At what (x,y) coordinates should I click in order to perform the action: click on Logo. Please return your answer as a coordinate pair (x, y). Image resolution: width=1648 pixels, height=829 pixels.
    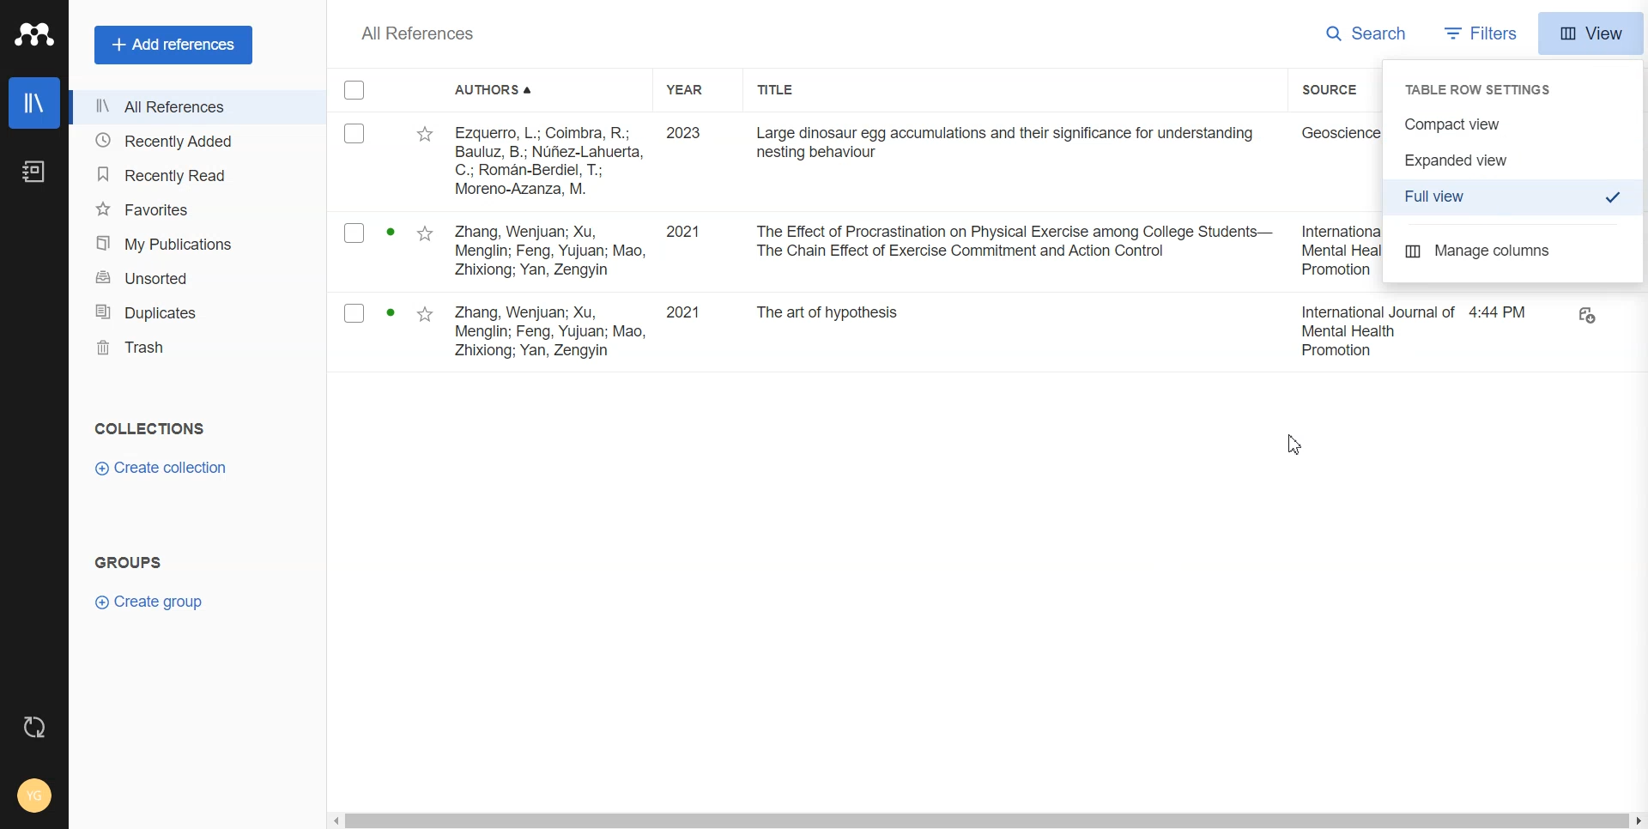
    Looking at the image, I should click on (33, 34).